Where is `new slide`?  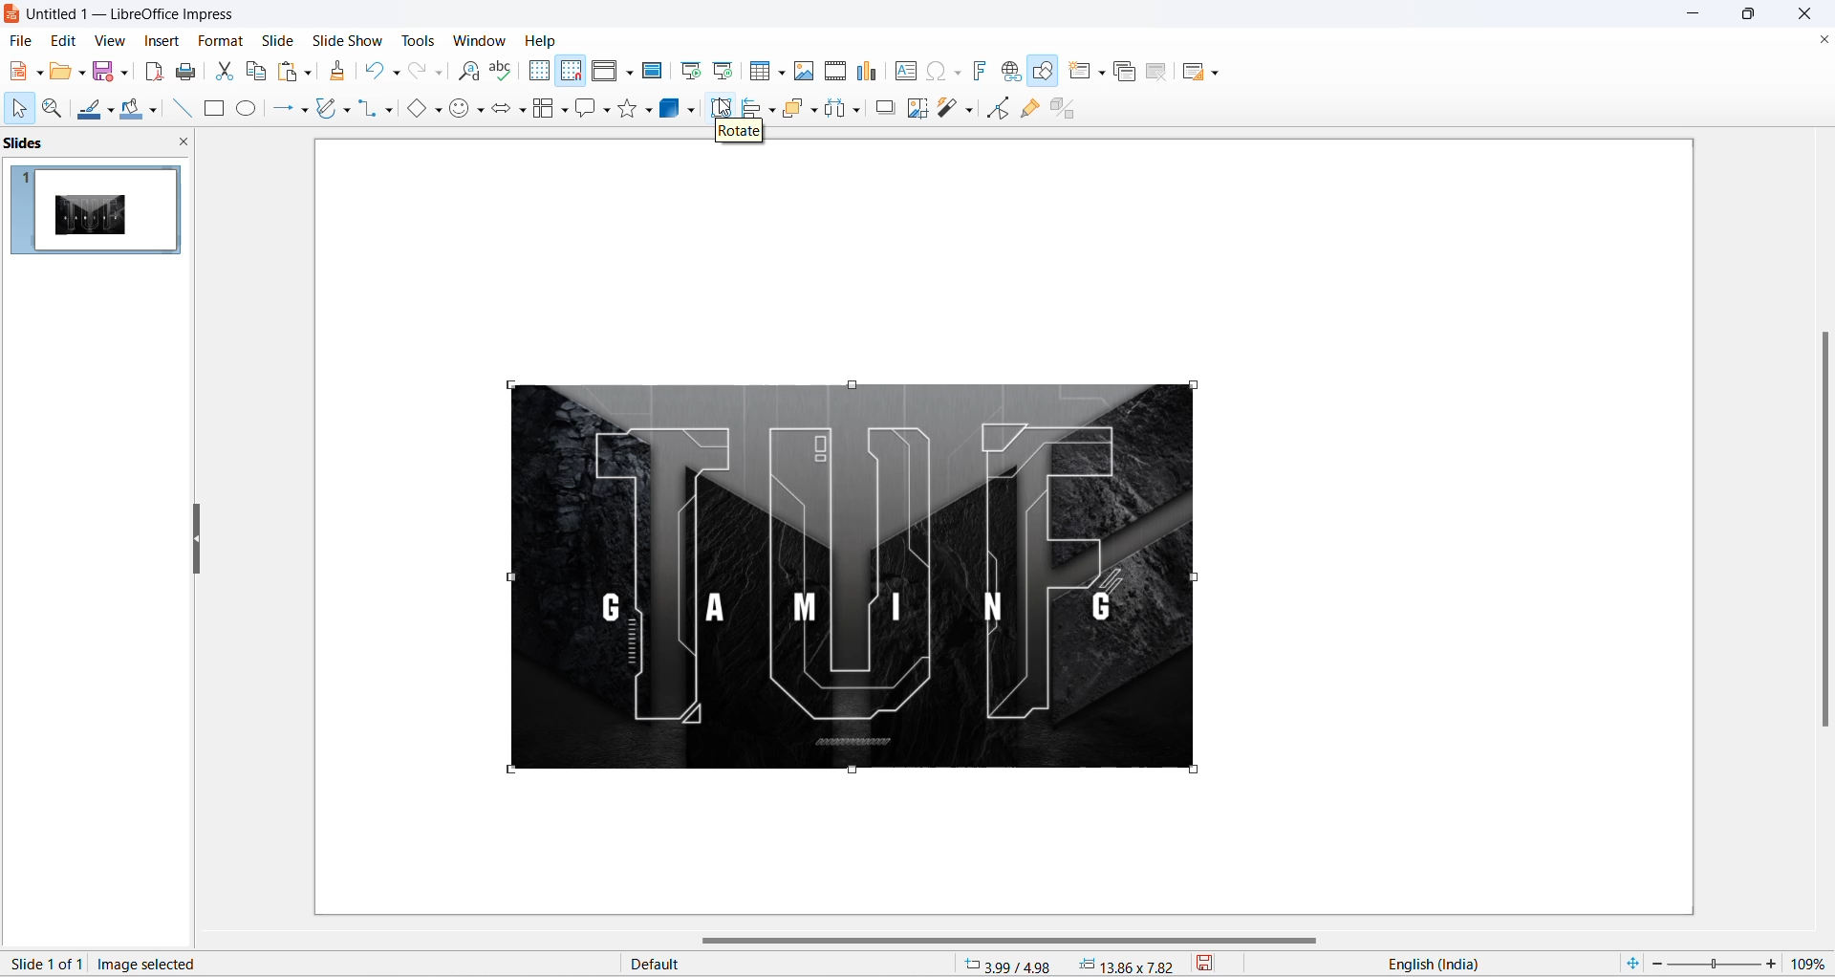
new slide is located at coordinates (1080, 71).